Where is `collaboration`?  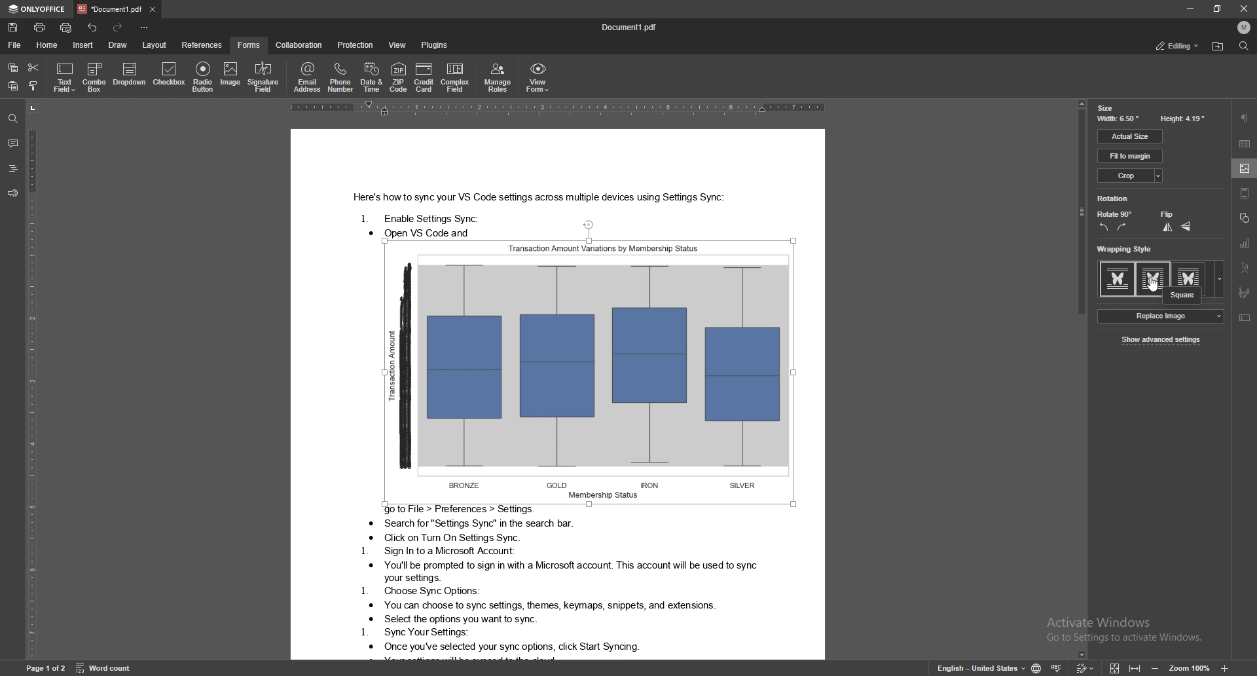 collaboration is located at coordinates (299, 45).